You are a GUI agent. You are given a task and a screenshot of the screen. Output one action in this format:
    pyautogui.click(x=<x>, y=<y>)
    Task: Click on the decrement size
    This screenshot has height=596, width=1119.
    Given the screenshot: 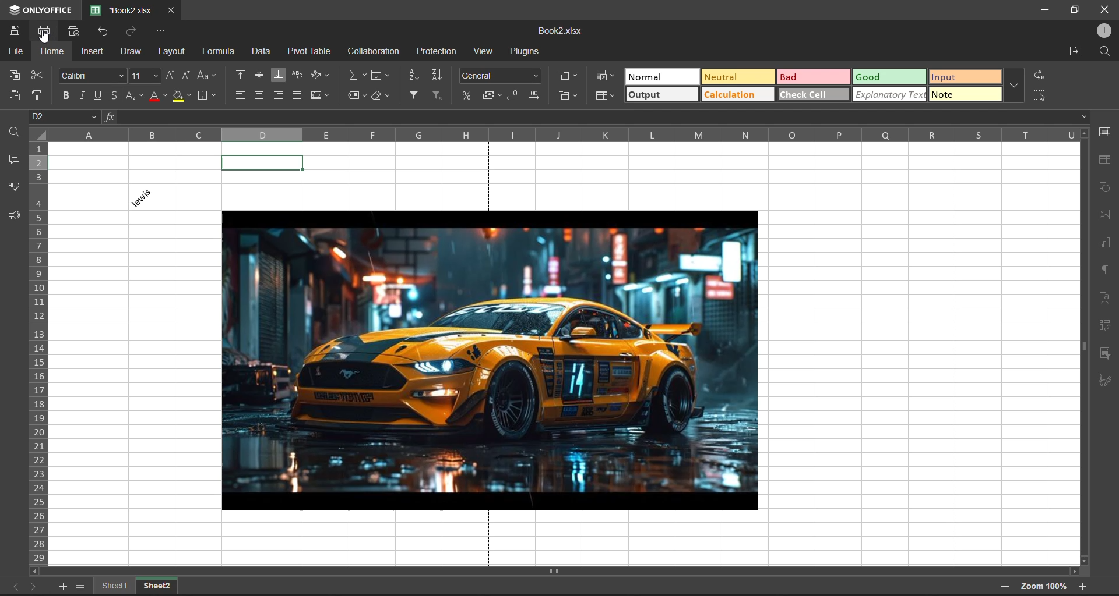 What is the action you would take?
    pyautogui.click(x=184, y=75)
    